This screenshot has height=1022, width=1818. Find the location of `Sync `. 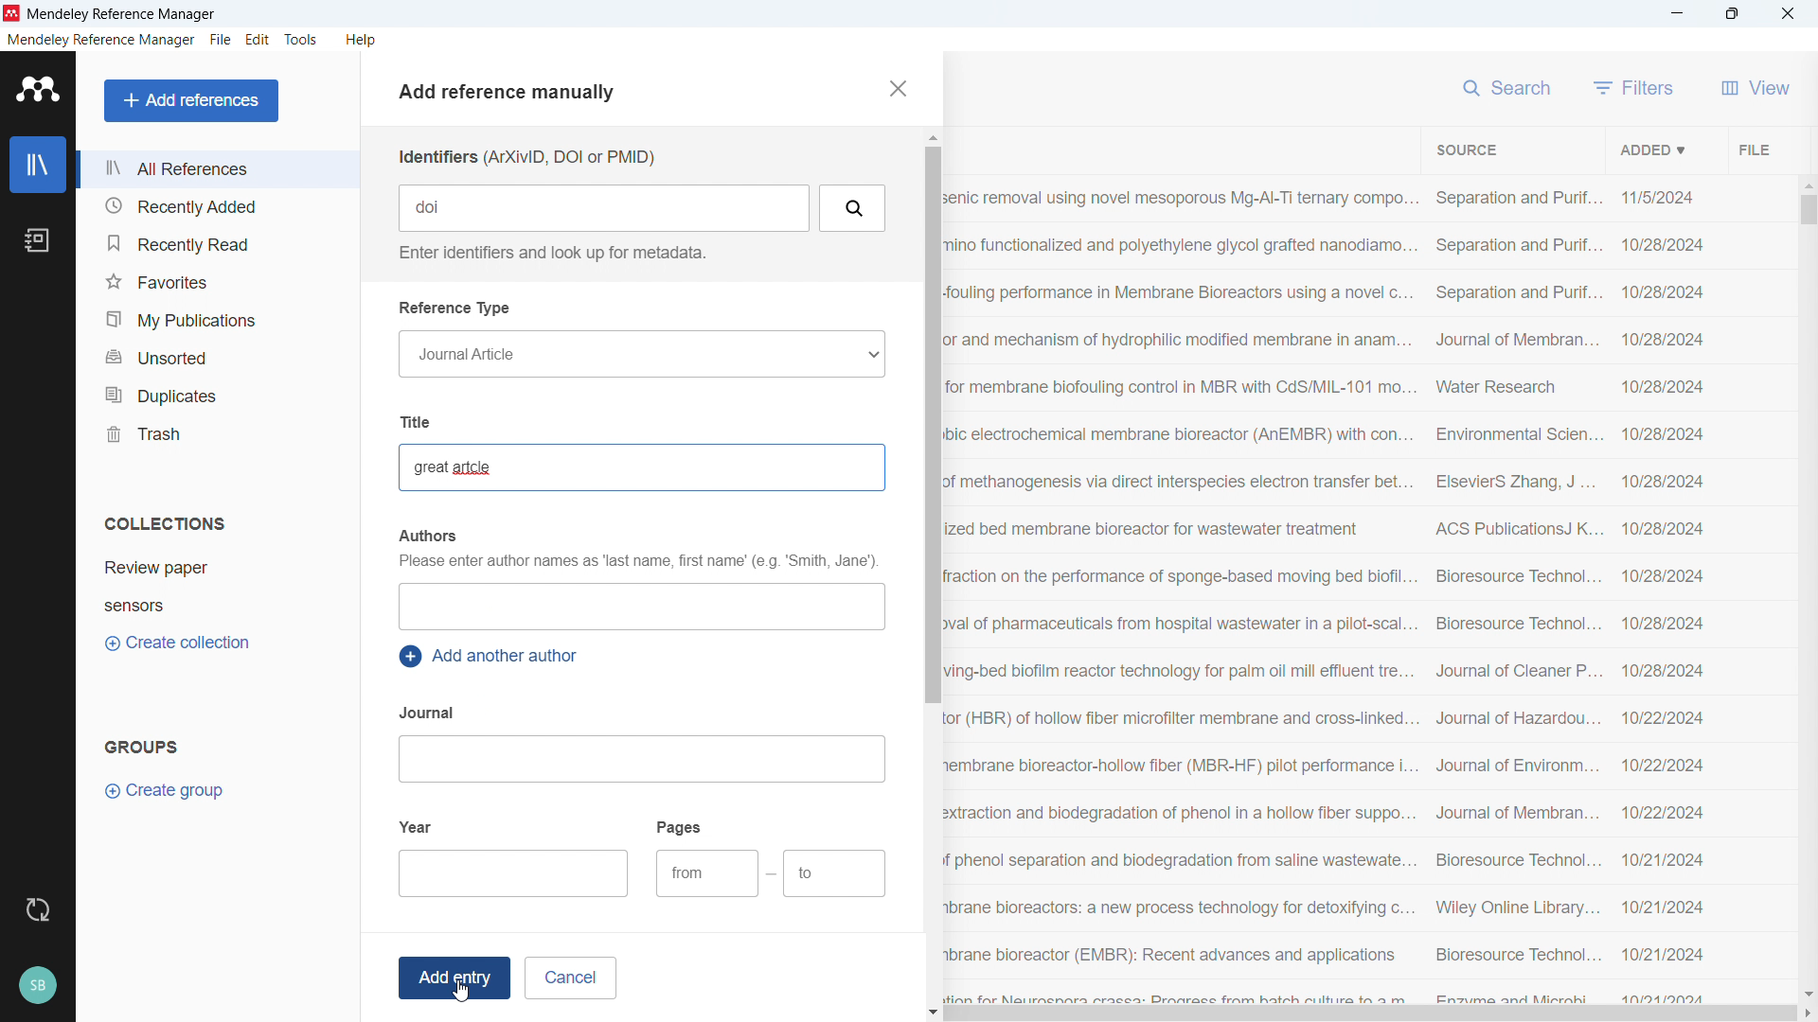

Sync  is located at coordinates (37, 910).